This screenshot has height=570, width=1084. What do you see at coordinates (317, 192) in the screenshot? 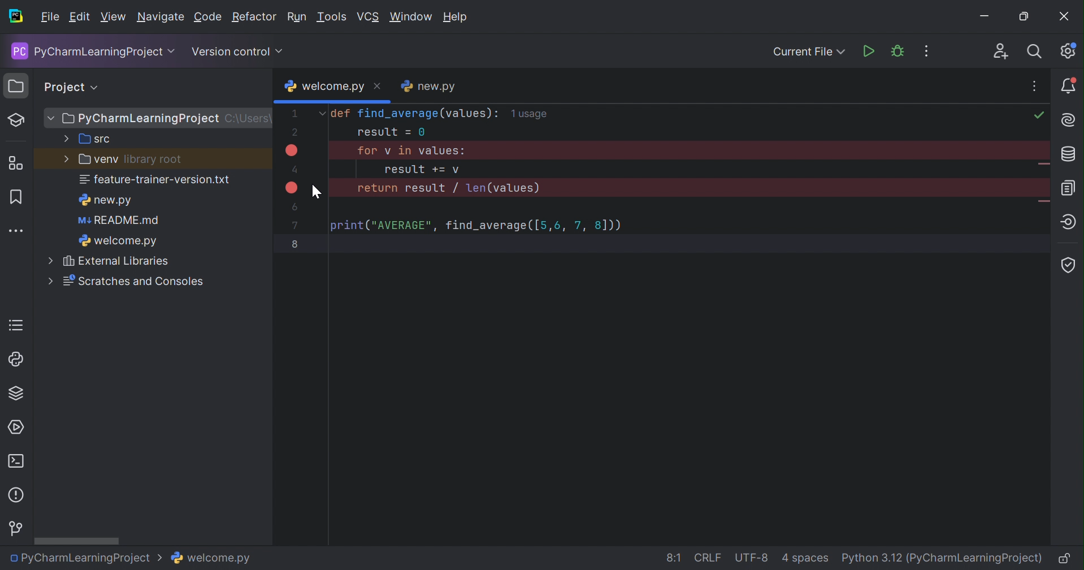
I see `Cursor` at bounding box center [317, 192].